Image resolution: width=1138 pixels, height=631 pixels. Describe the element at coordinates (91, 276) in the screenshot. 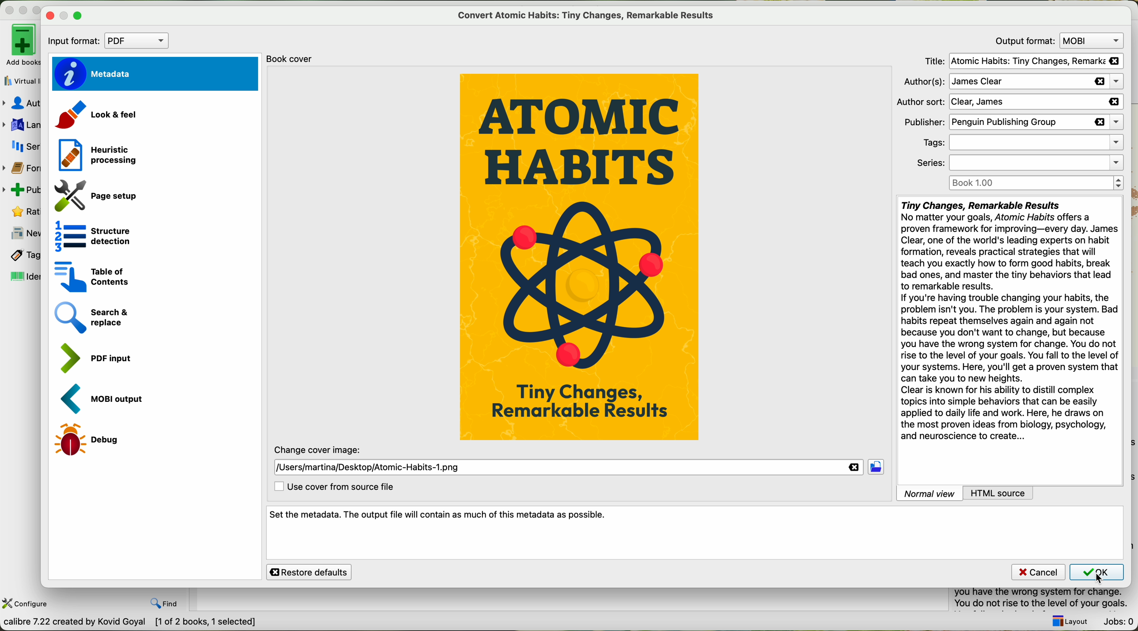

I see `table of contents` at that location.